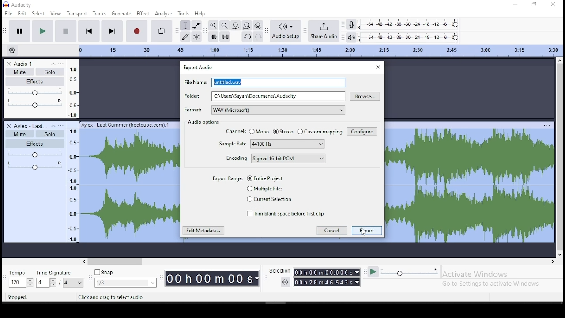 This screenshot has height=318, width=565. I want to click on format, so click(264, 110).